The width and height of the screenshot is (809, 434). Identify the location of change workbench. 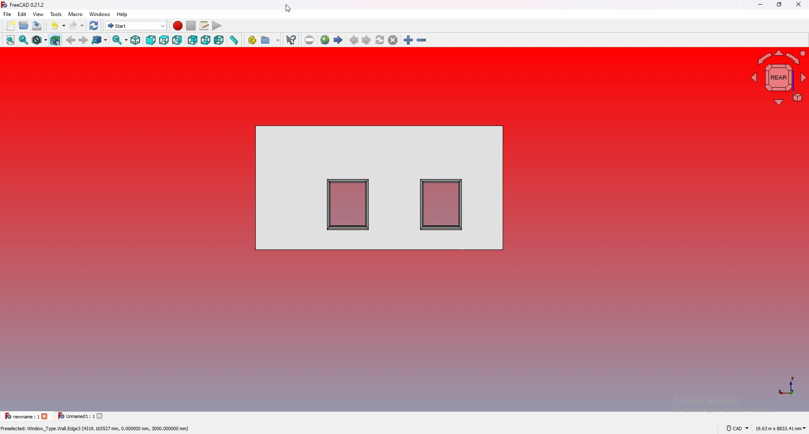
(137, 25).